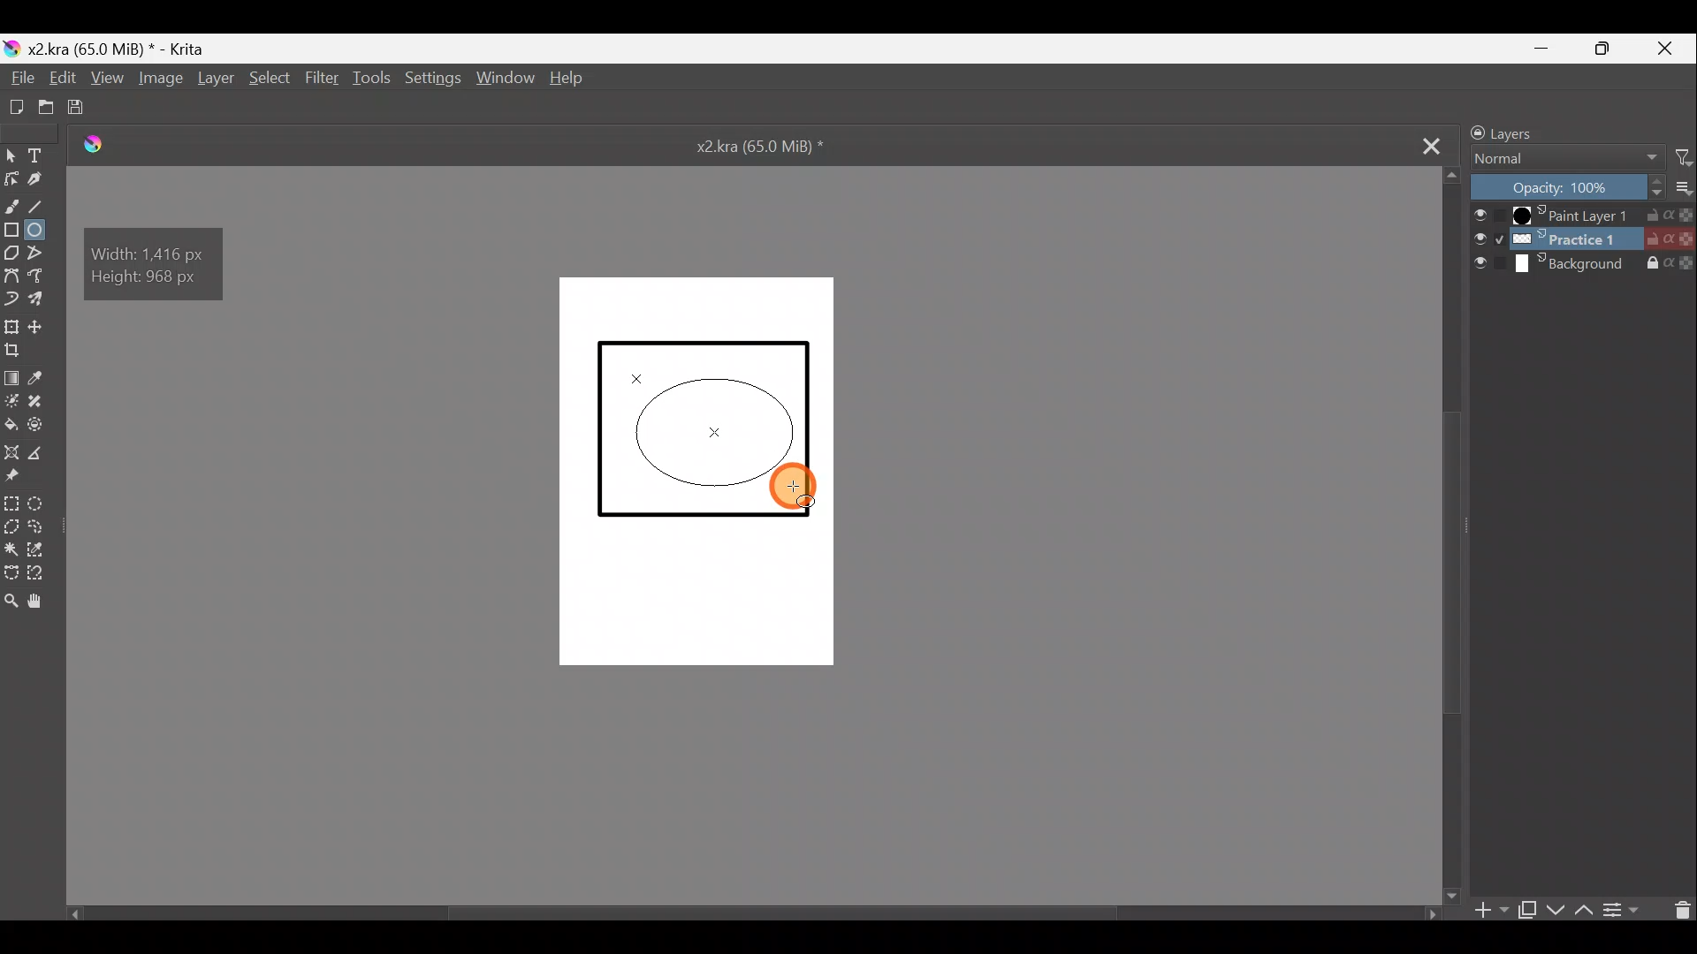  Describe the element at coordinates (19, 478) in the screenshot. I see `Reference images tool` at that location.